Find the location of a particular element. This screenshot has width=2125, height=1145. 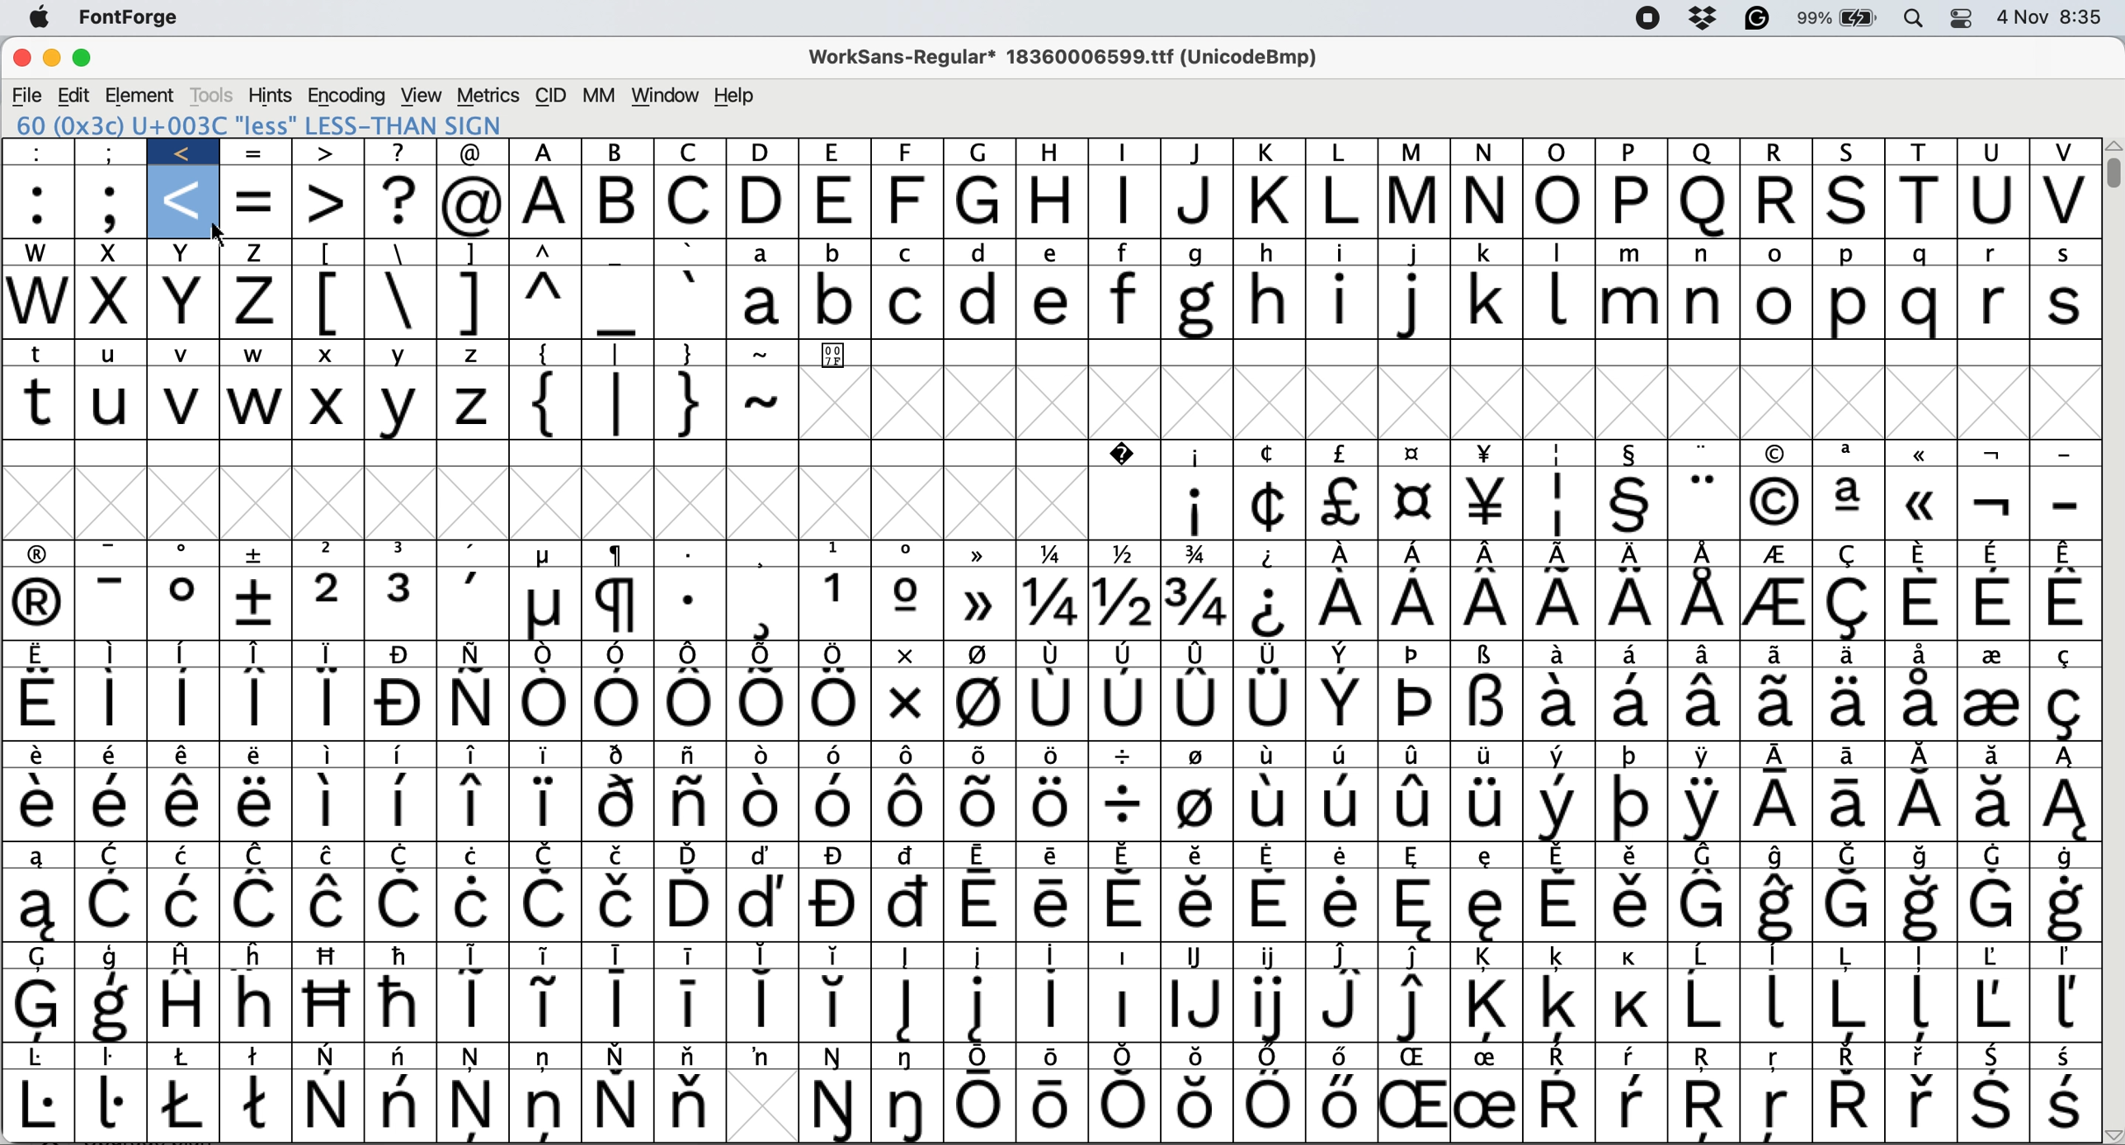

h is located at coordinates (1051, 200).